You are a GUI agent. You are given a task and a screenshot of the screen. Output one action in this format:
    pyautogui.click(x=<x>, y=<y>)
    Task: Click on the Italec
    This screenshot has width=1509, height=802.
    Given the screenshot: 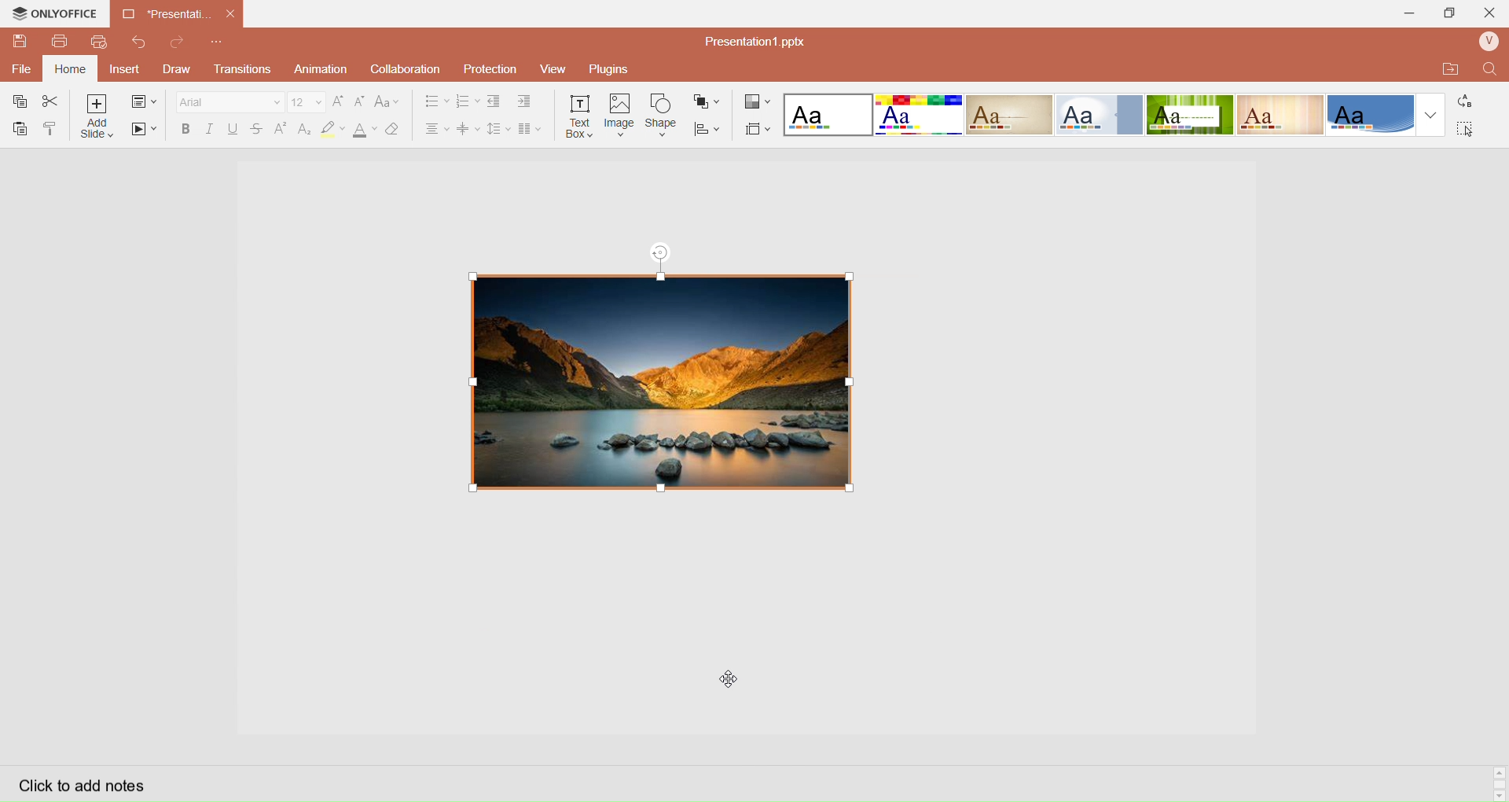 What is the action you would take?
    pyautogui.click(x=209, y=129)
    